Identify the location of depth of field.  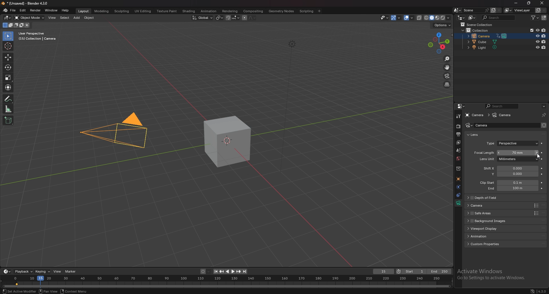
(491, 198).